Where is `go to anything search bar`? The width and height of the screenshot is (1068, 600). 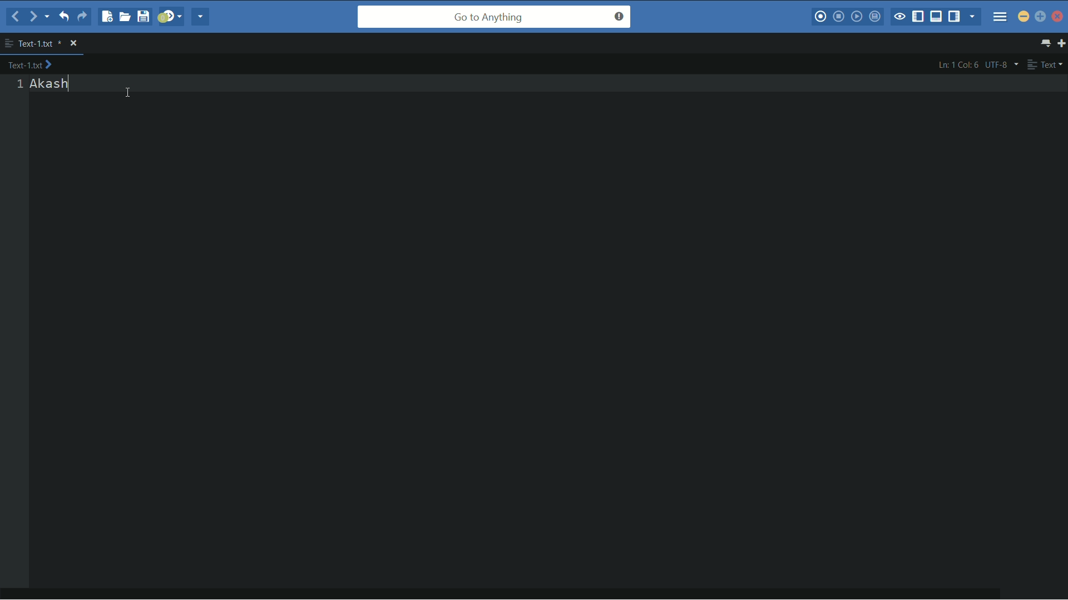
go to anything search bar is located at coordinates (494, 17).